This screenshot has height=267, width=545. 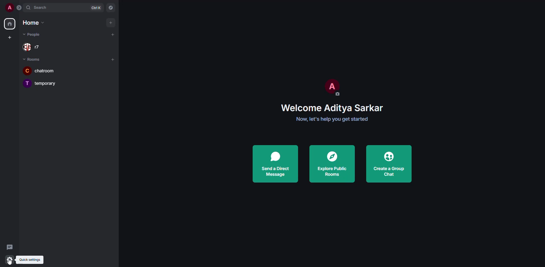 I want to click on r7, so click(x=34, y=48).